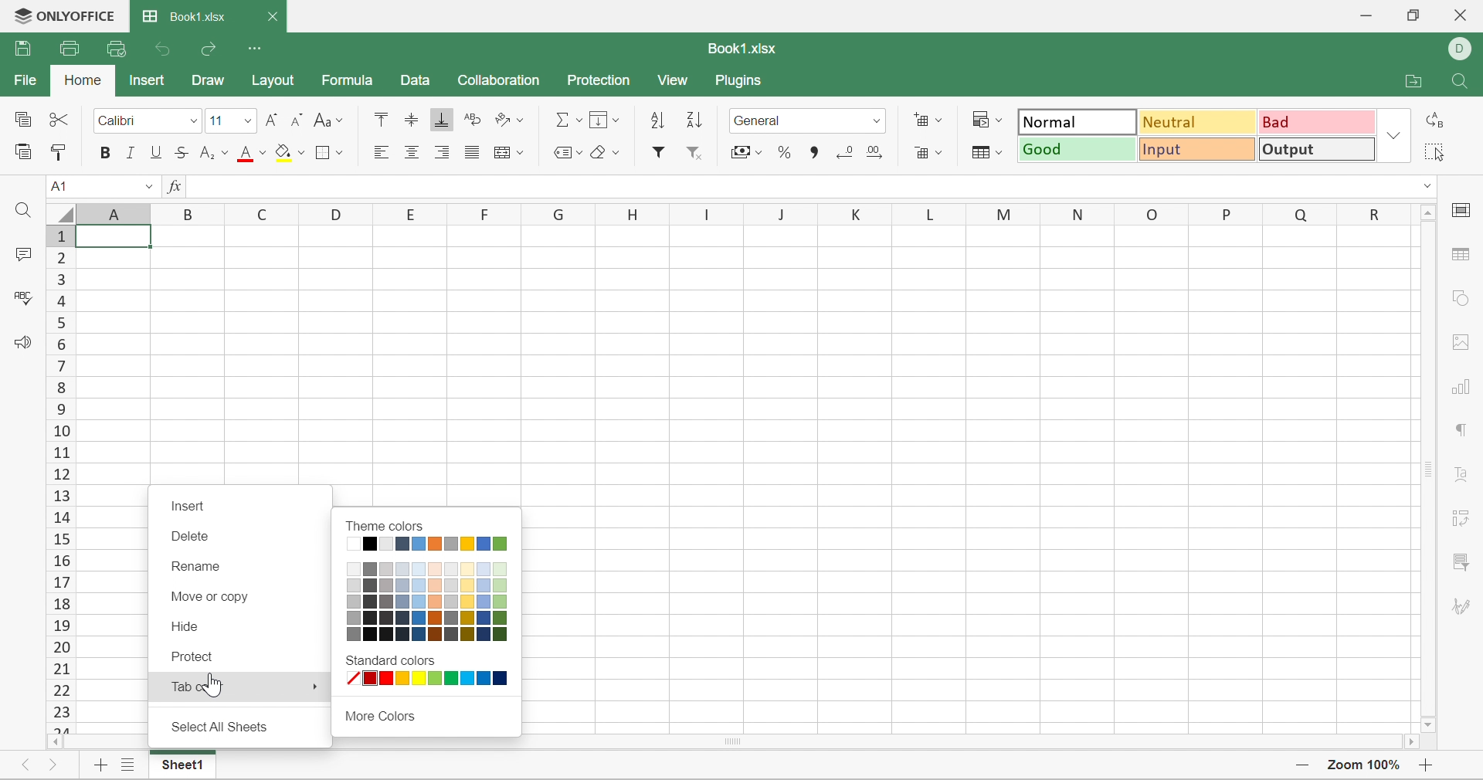 Image resolution: width=1483 pixels, height=780 pixels. I want to click on B, so click(192, 212).